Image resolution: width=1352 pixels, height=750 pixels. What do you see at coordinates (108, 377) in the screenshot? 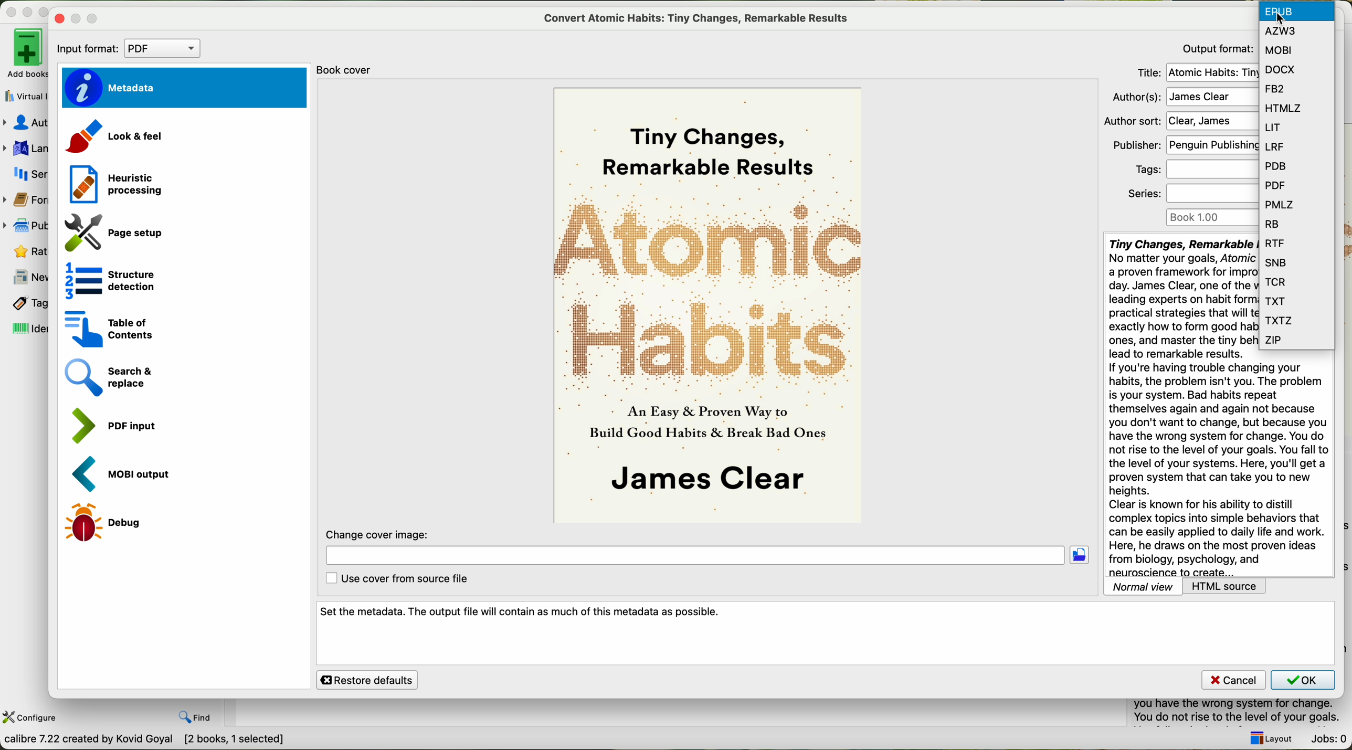
I see `search and replace` at bounding box center [108, 377].